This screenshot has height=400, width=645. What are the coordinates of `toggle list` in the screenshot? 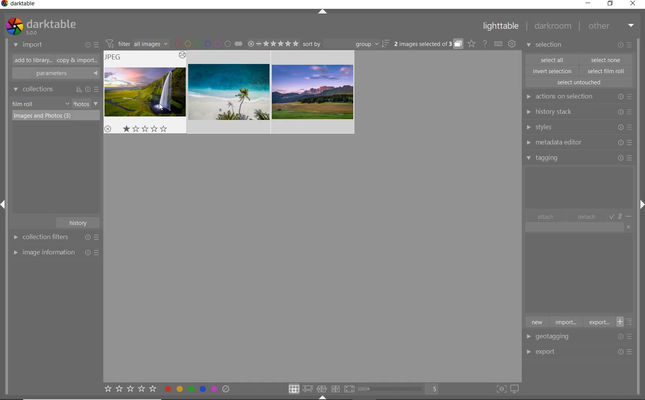 It's located at (627, 322).